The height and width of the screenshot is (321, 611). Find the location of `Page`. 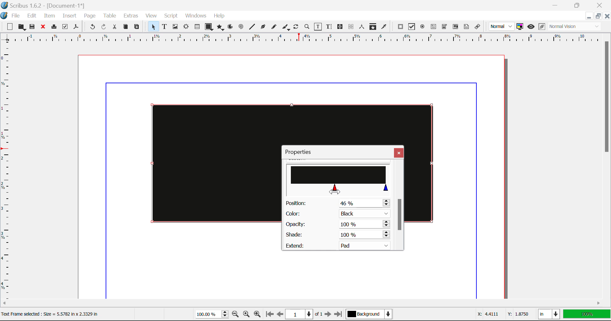

Page is located at coordinates (89, 16).